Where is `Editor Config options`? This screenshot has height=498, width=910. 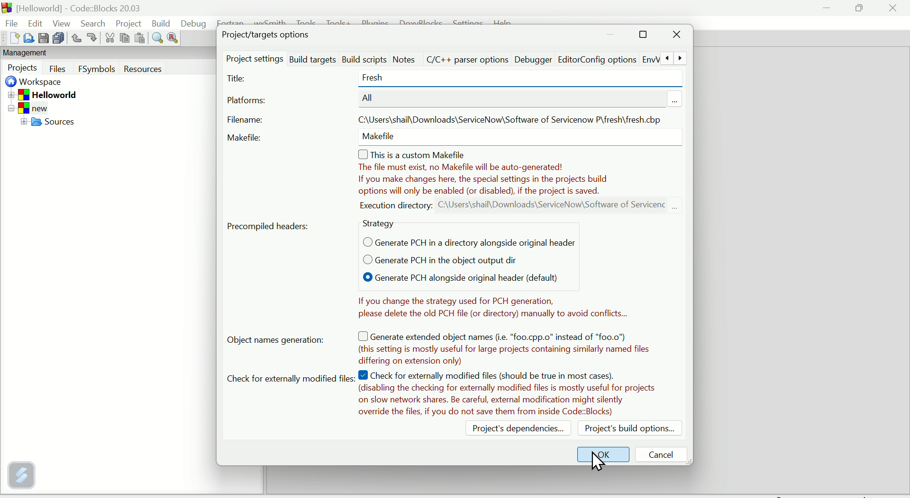
Editor Config options is located at coordinates (607, 59).